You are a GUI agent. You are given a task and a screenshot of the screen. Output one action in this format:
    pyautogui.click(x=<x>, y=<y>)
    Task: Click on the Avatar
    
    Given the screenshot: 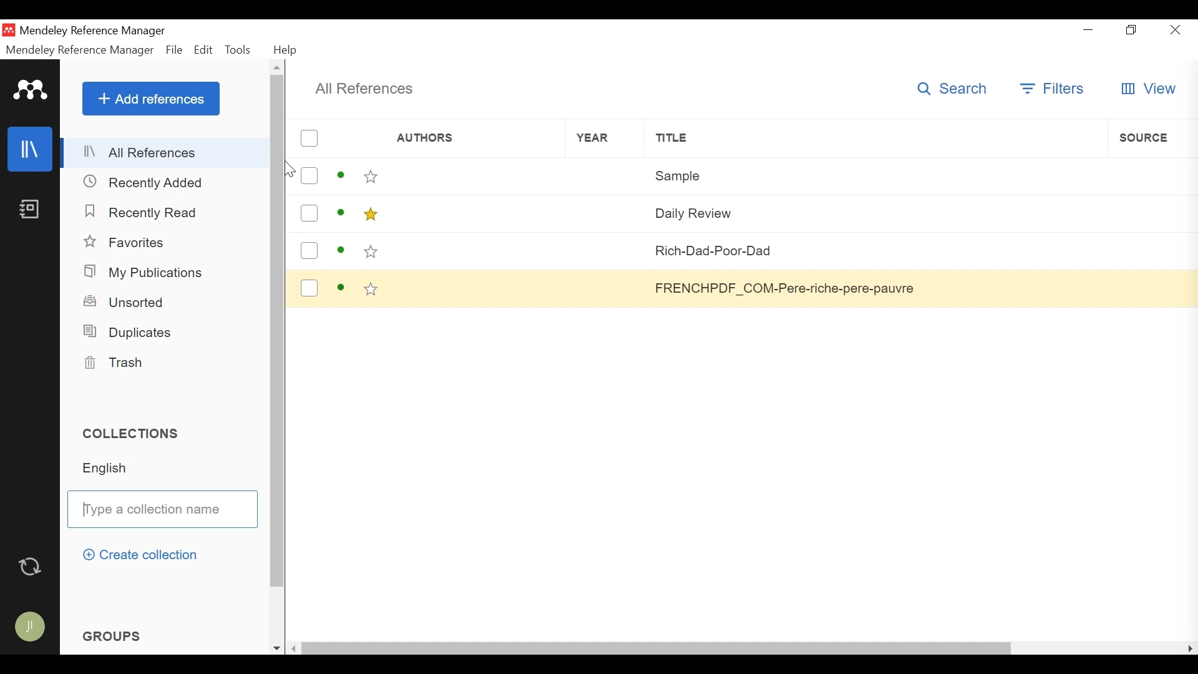 What is the action you would take?
    pyautogui.click(x=29, y=623)
    